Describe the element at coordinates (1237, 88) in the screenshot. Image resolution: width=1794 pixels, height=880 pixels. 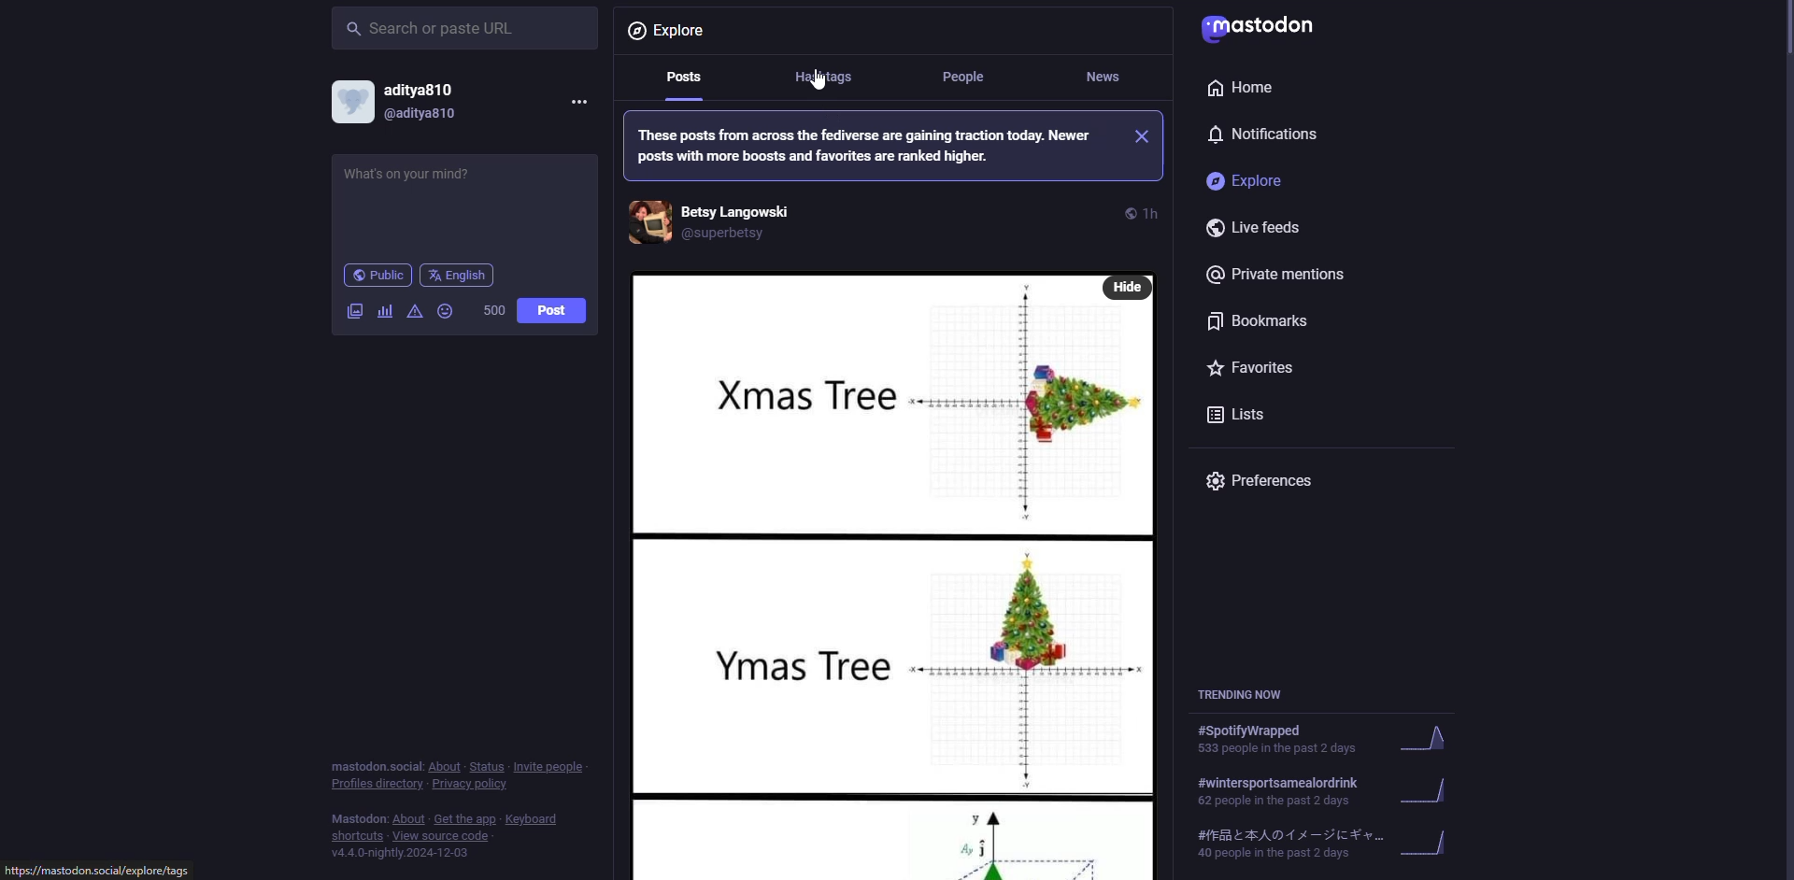
I see `home` at that location.